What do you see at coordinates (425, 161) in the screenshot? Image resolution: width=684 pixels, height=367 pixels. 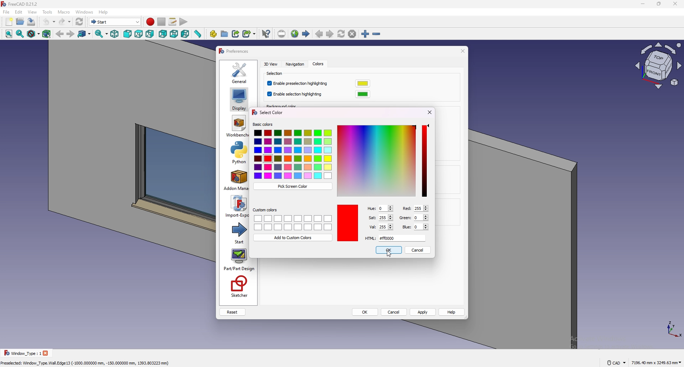 I see `vertical color slider` at bounding box center [425, 161].